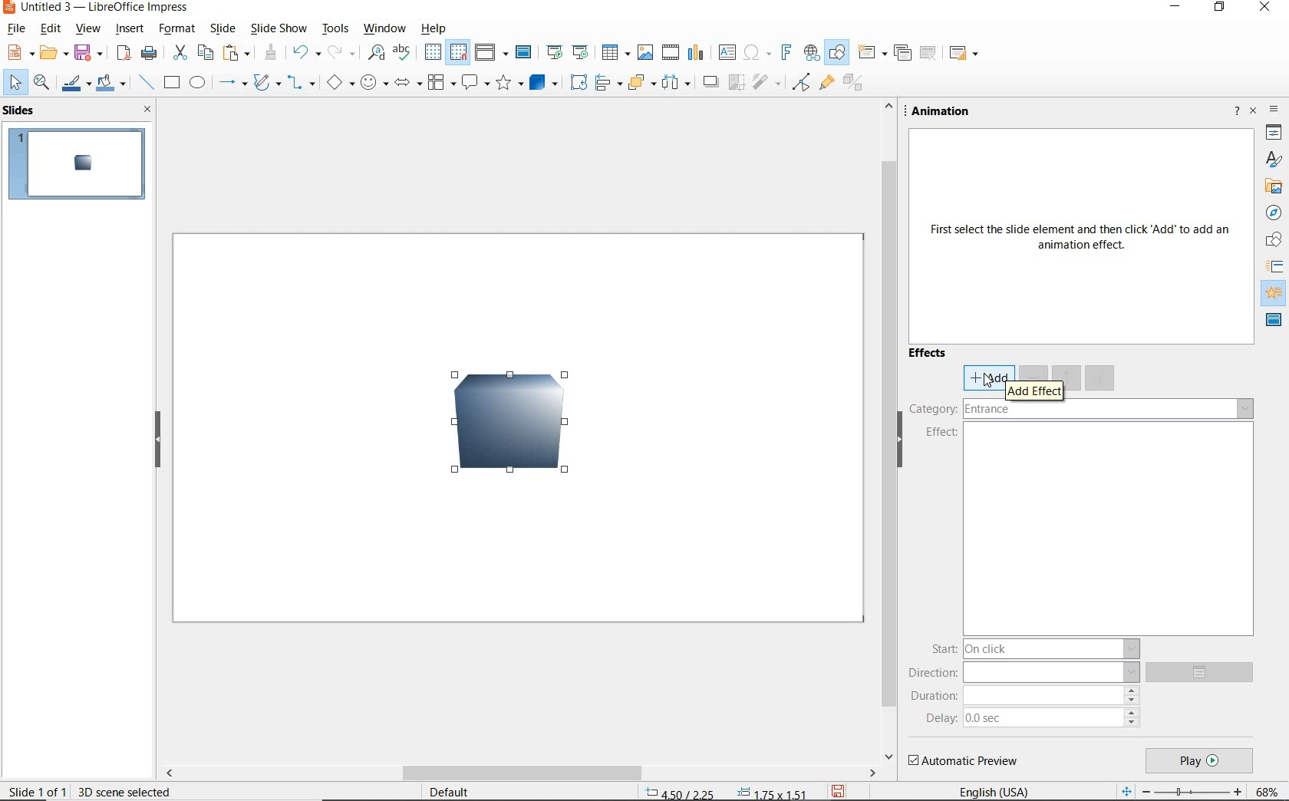 This screenshot has height=801, width=1289. I want to click on slide show, so click(279, 29).